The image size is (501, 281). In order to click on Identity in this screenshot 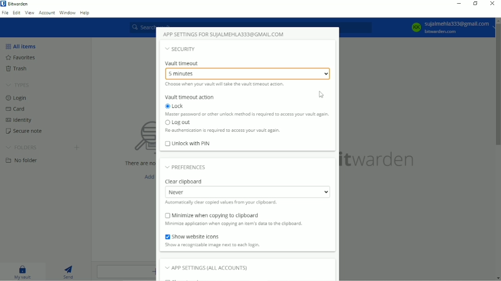, I will do `click(20, 120)`.